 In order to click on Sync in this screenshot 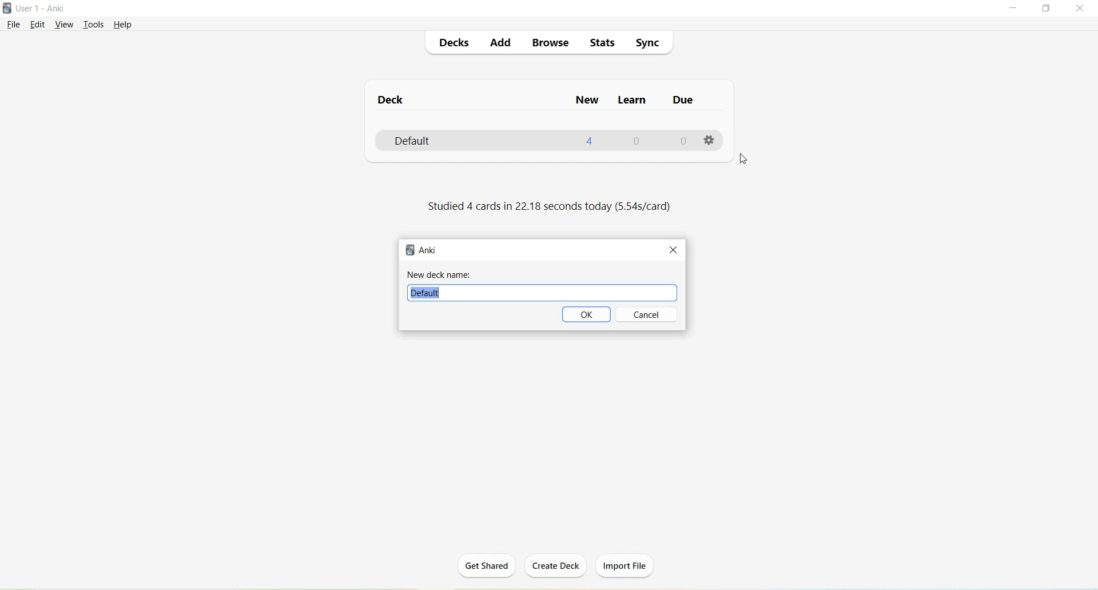, I will do `click(647, 44)`.